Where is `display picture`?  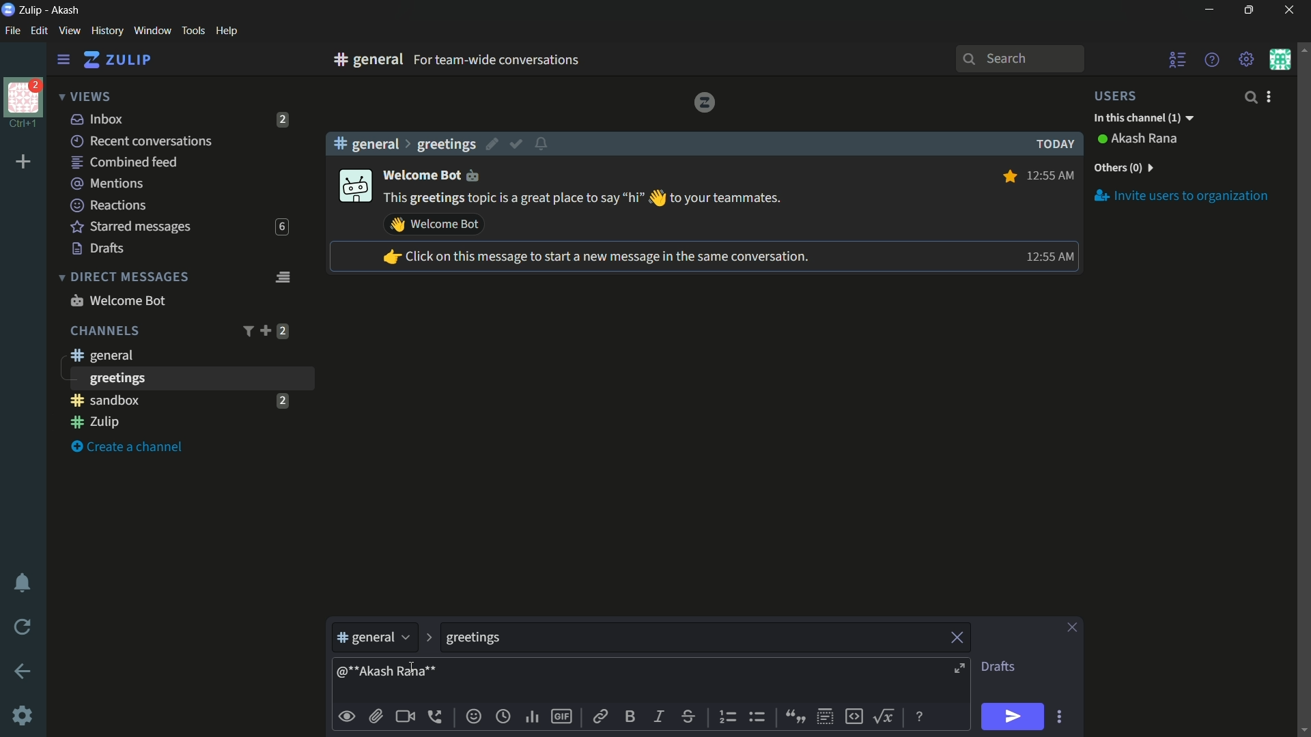
display picture is located at coordinates (354, 187).